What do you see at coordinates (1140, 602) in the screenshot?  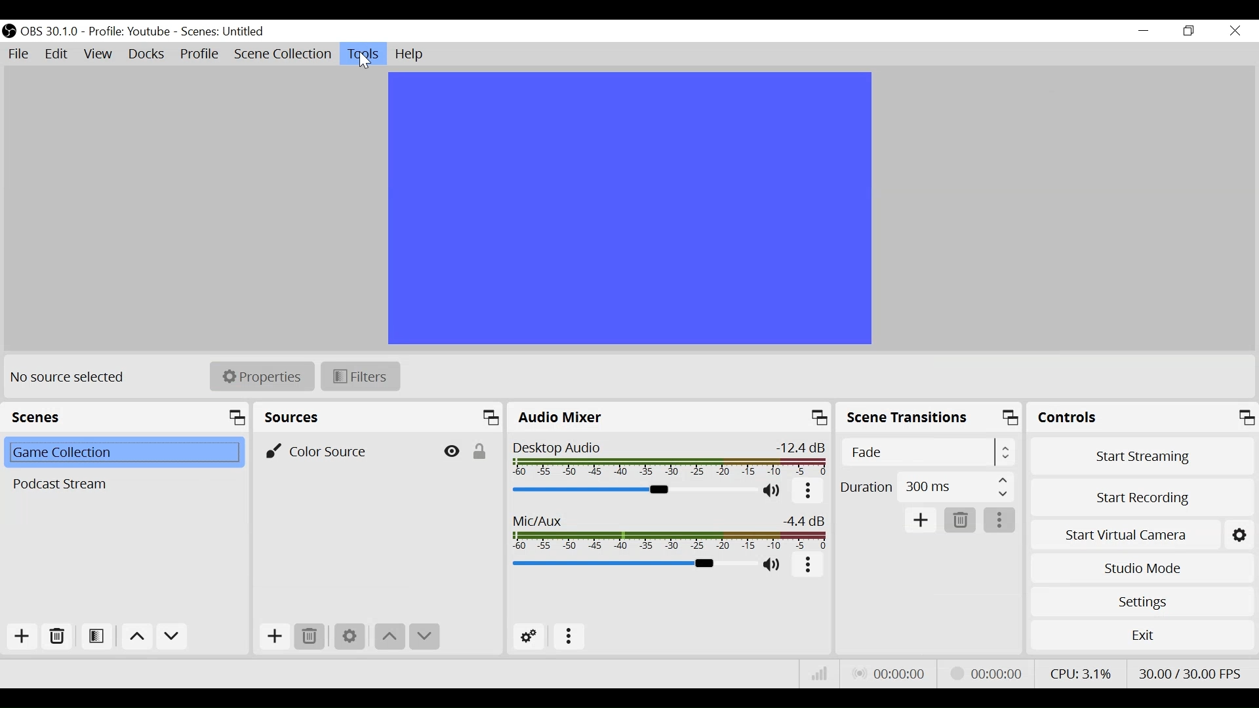 I see `Settings` at bounding box center [1140, 602].